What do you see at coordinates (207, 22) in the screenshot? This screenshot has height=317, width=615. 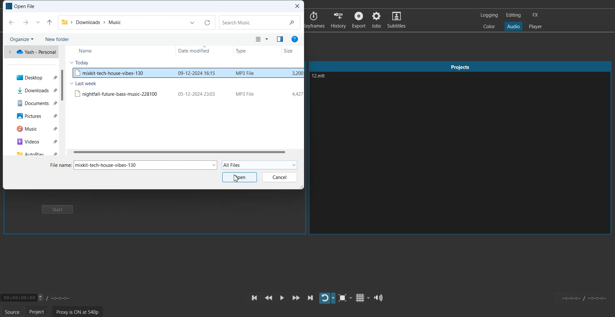 I see `Refresh file` at bounding box center [207, 22].